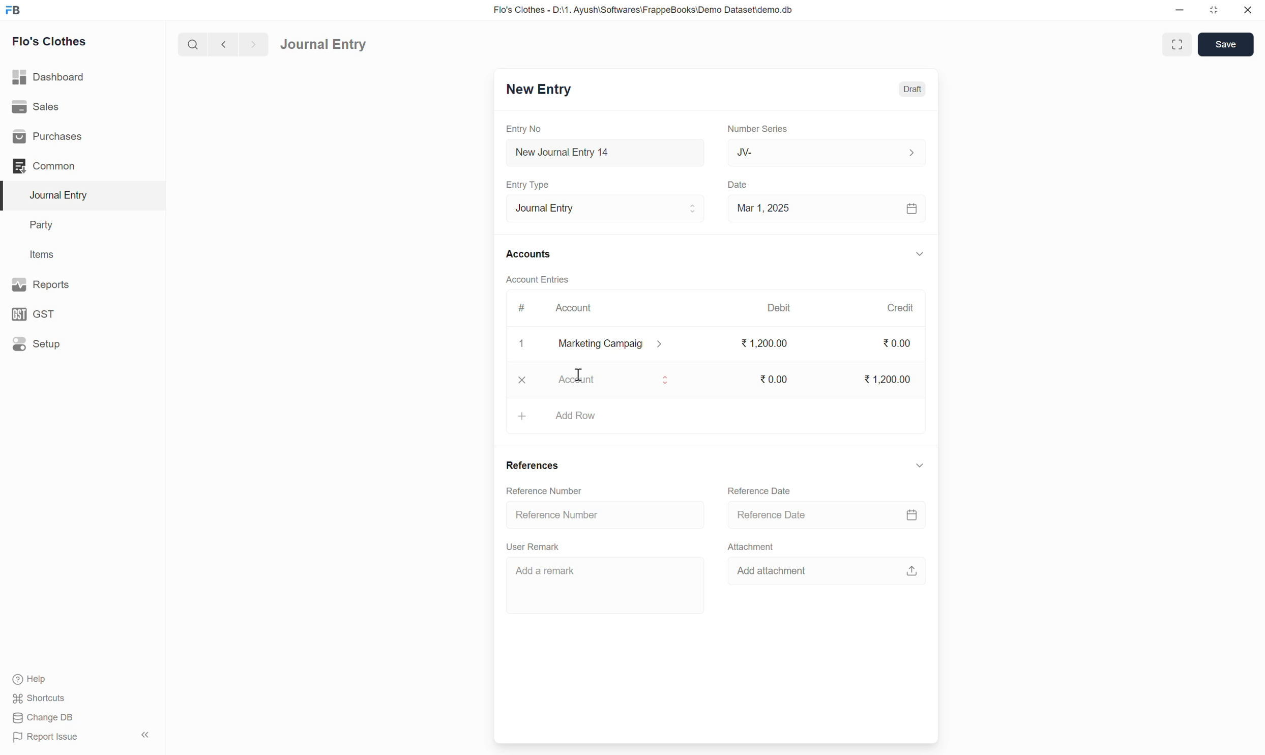 This screenshot has width=1265, height=755. I want to click on add row, so click(578, 417).